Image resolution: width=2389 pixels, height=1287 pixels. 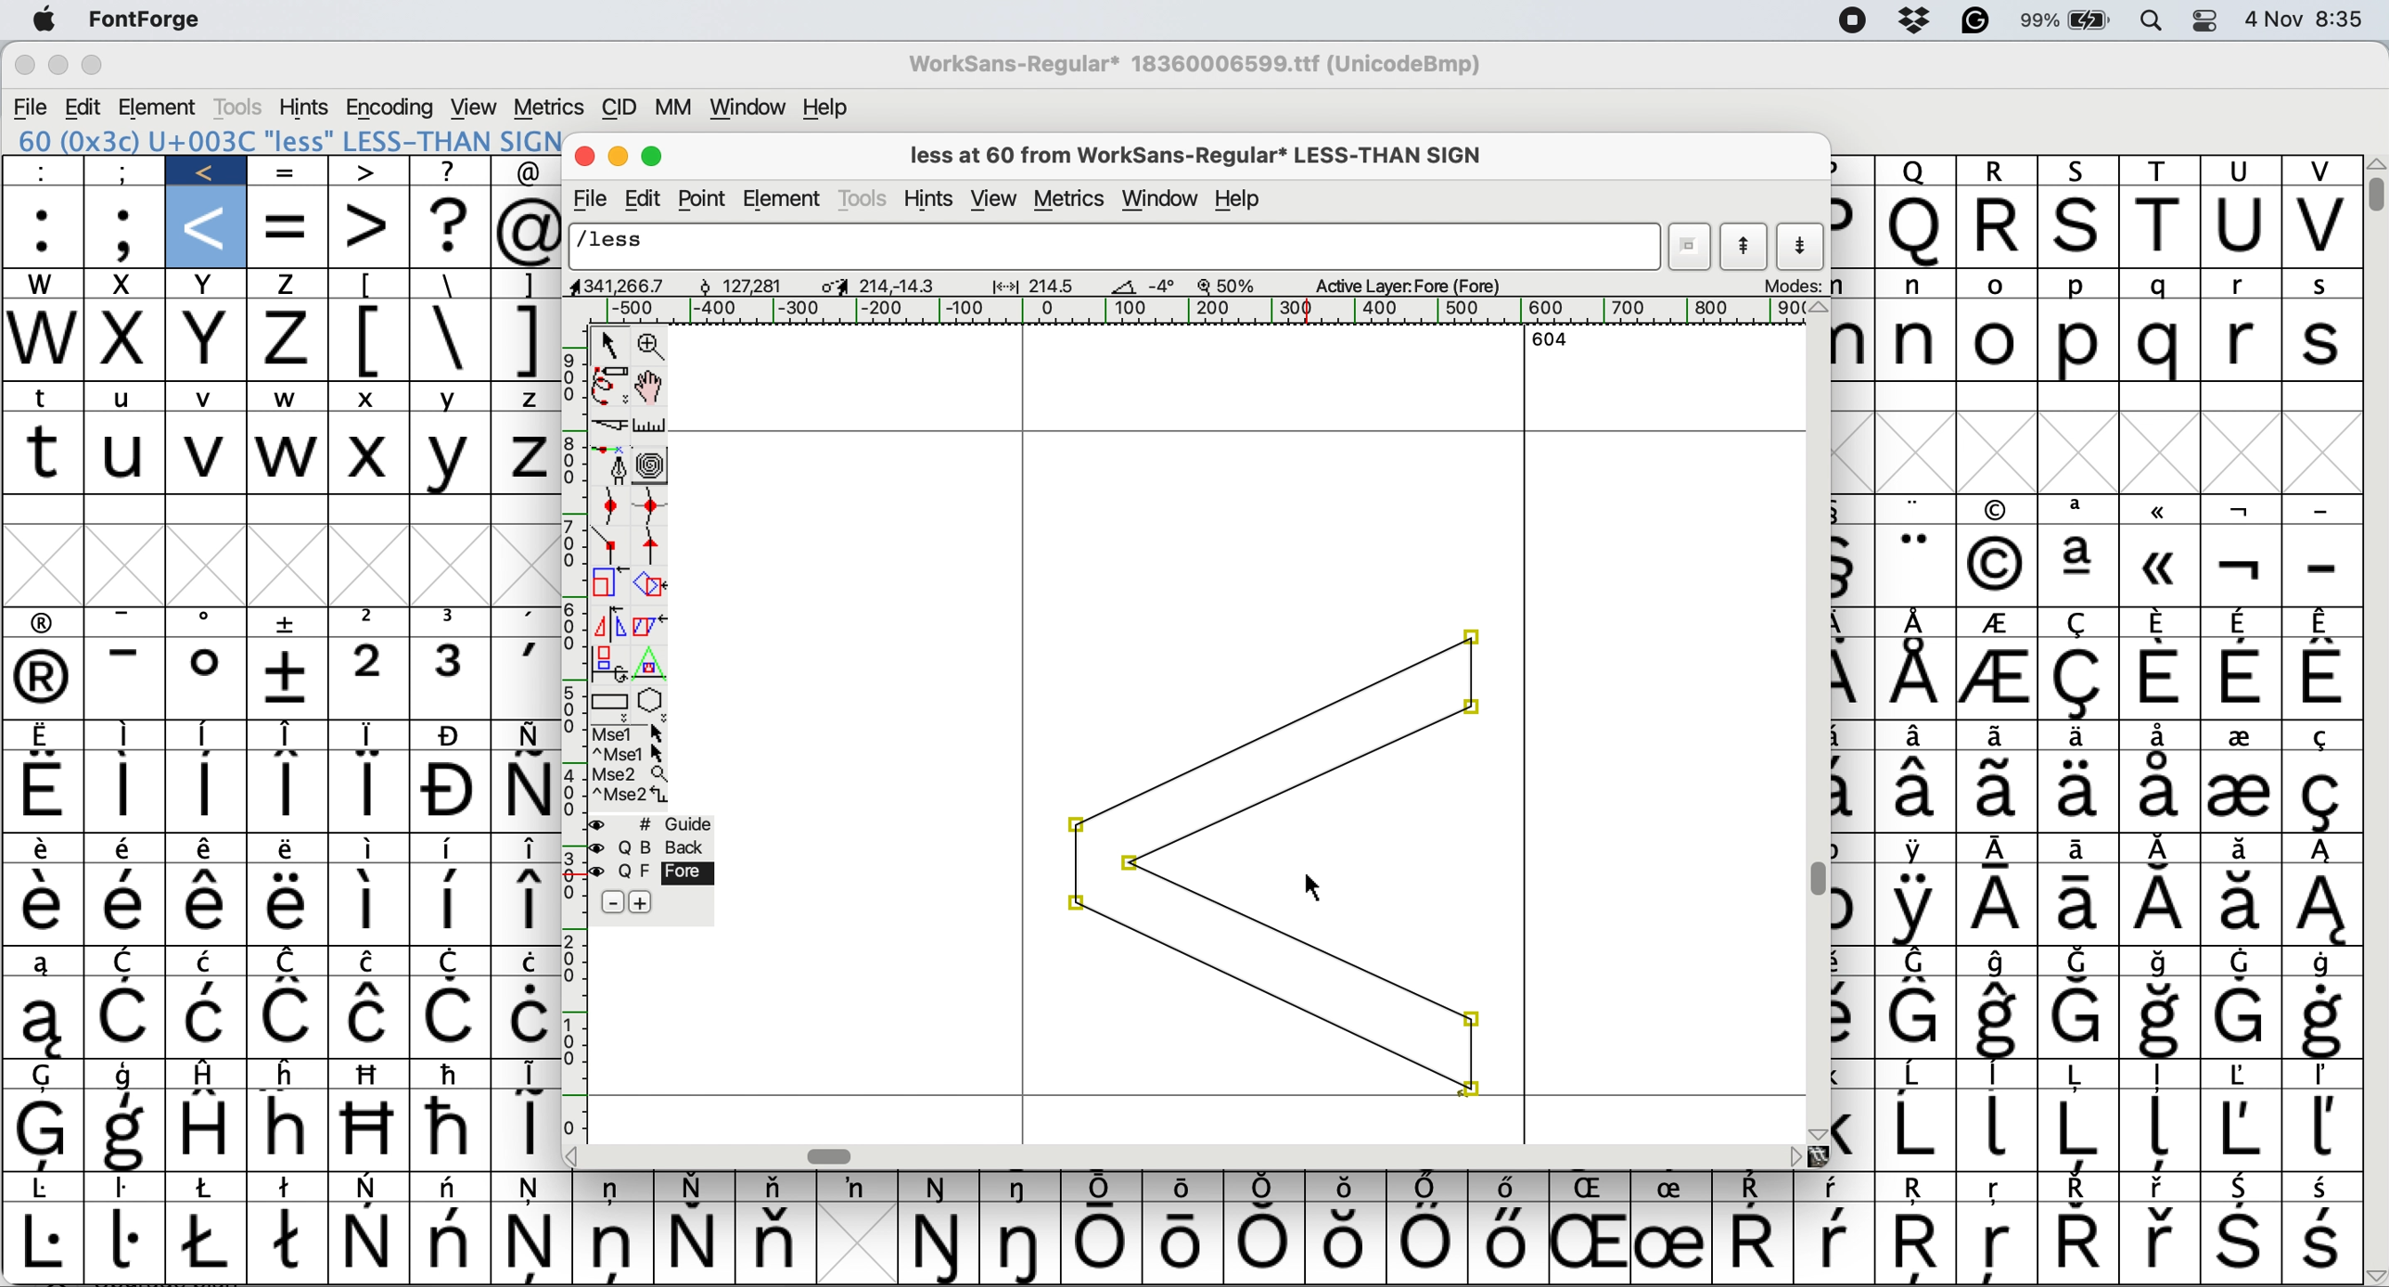 What do you see at coordinates (2320, 287) in the screenshot?
I see `s` at bounding box center [2320, 287].